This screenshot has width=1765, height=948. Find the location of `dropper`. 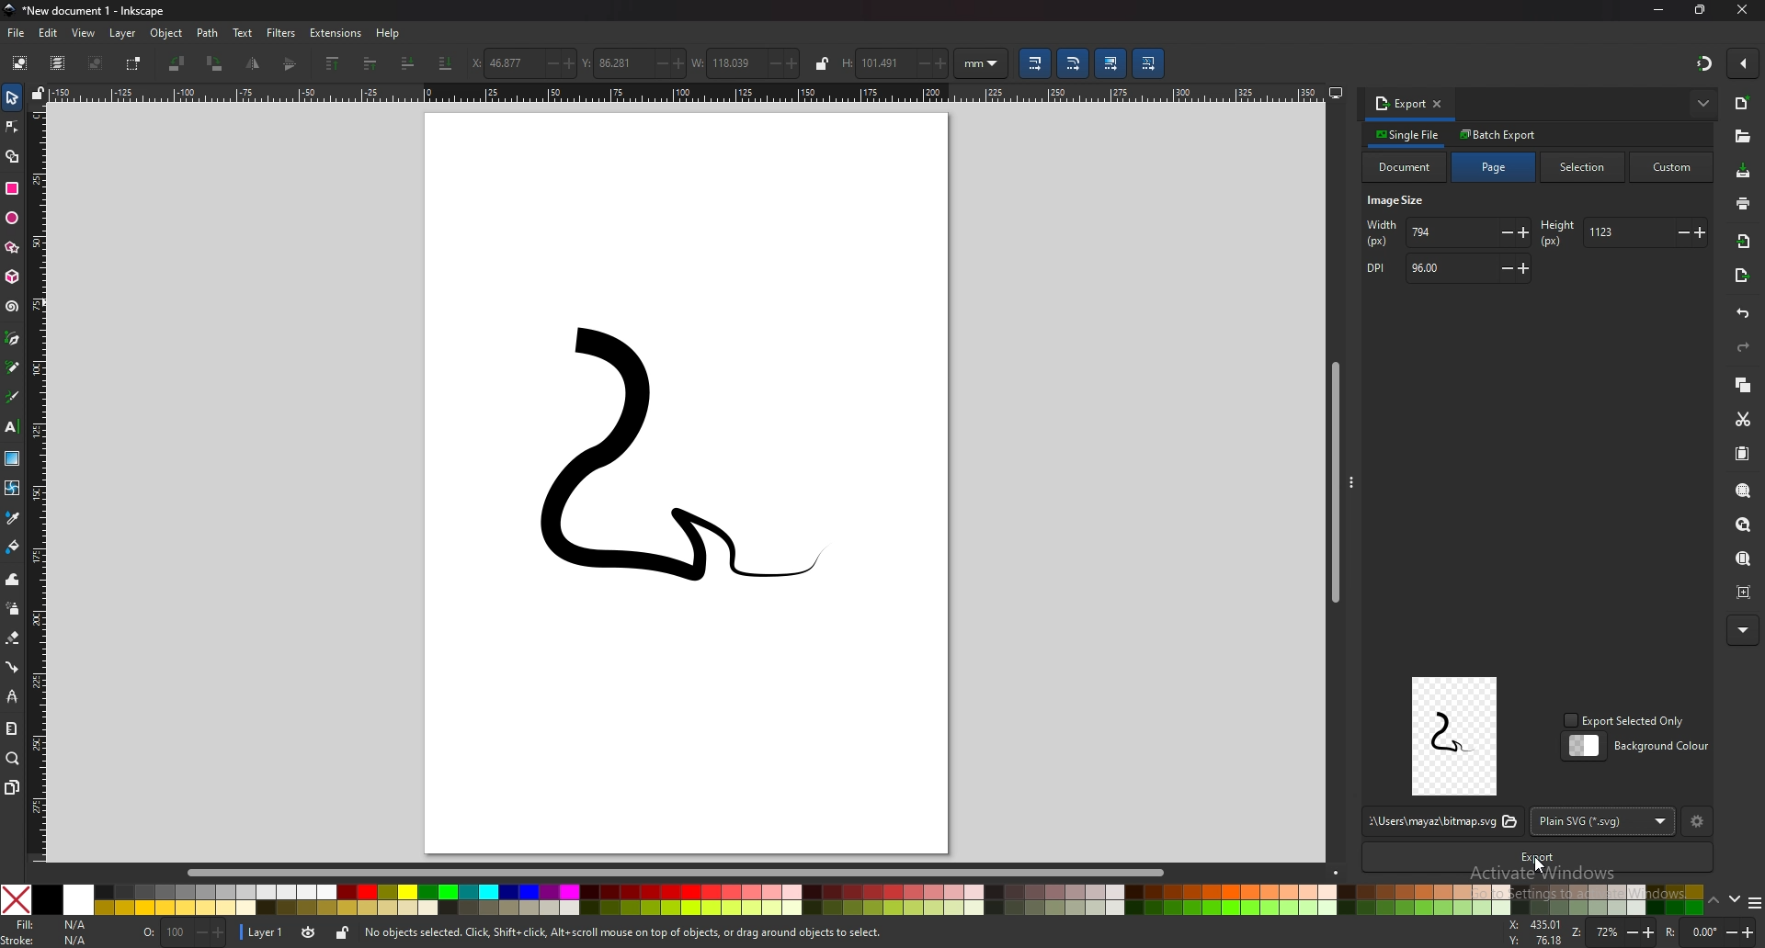

dropper is located at coordinates (13, 517).